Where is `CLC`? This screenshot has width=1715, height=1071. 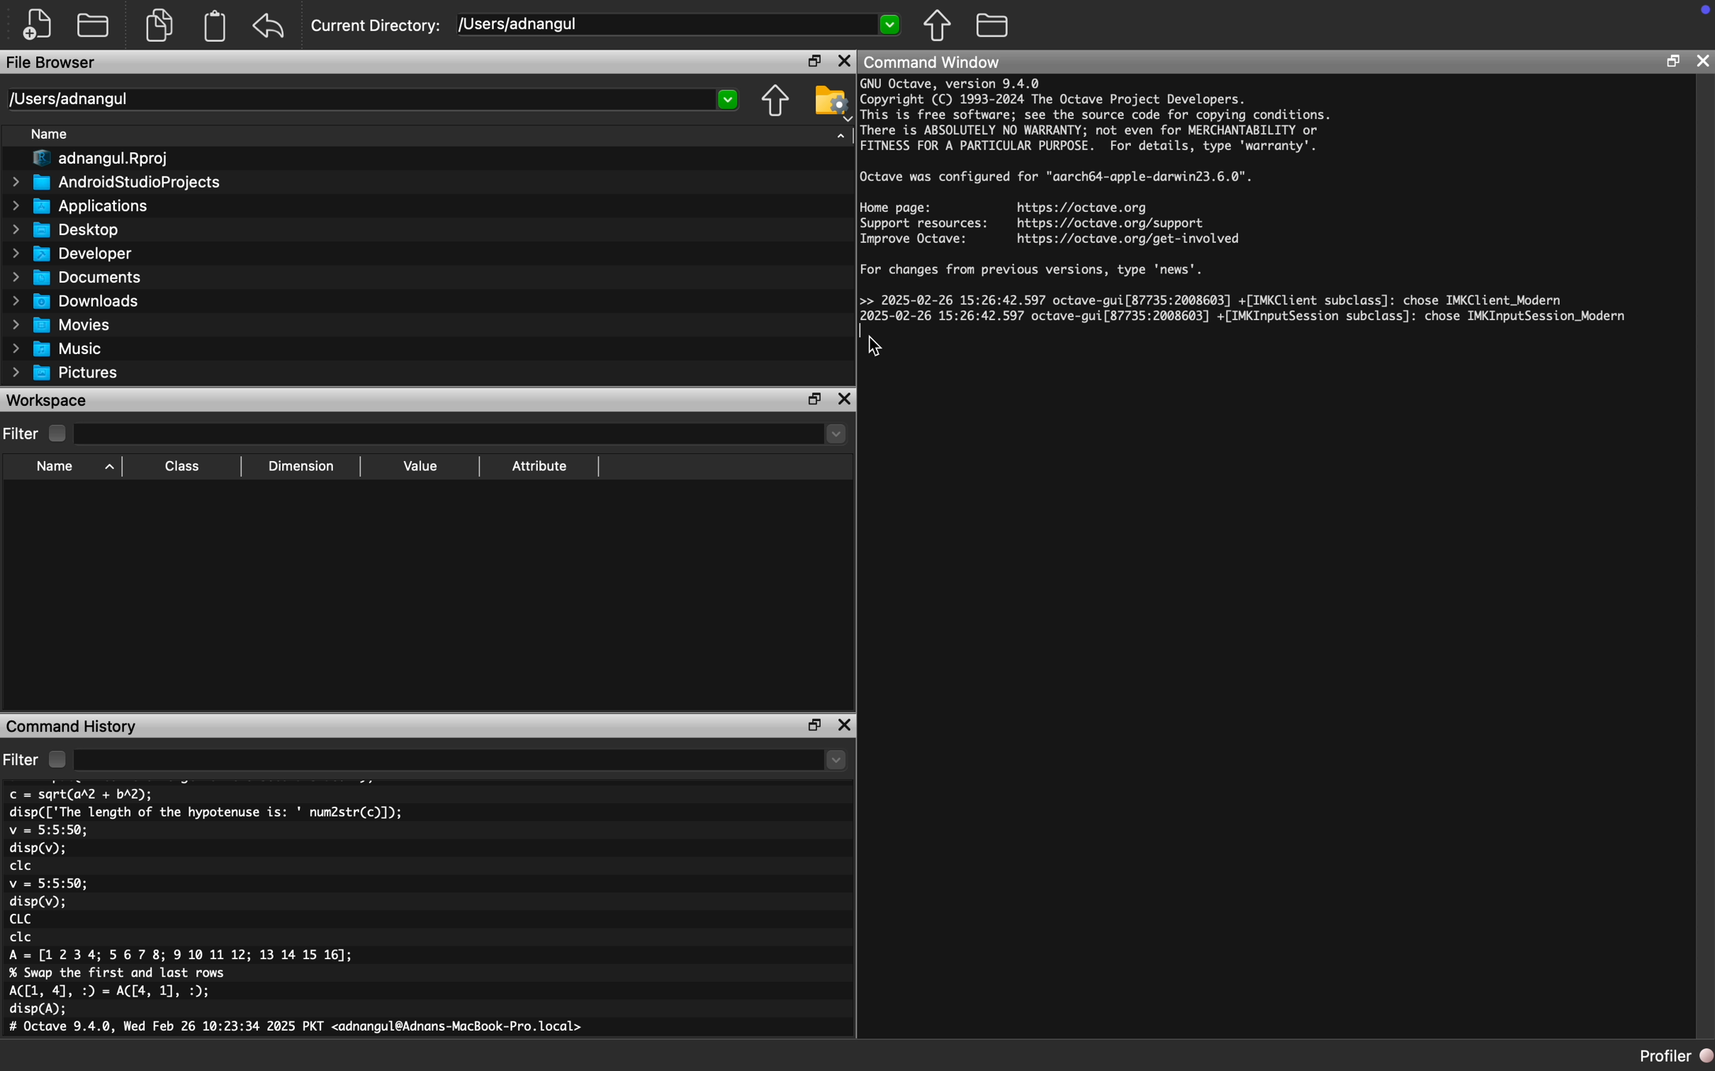
CLC is located at coordinates (19, 919).